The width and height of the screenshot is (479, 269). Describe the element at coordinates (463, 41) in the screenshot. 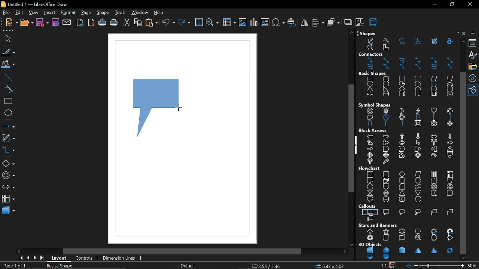

I see `move up` at that location.